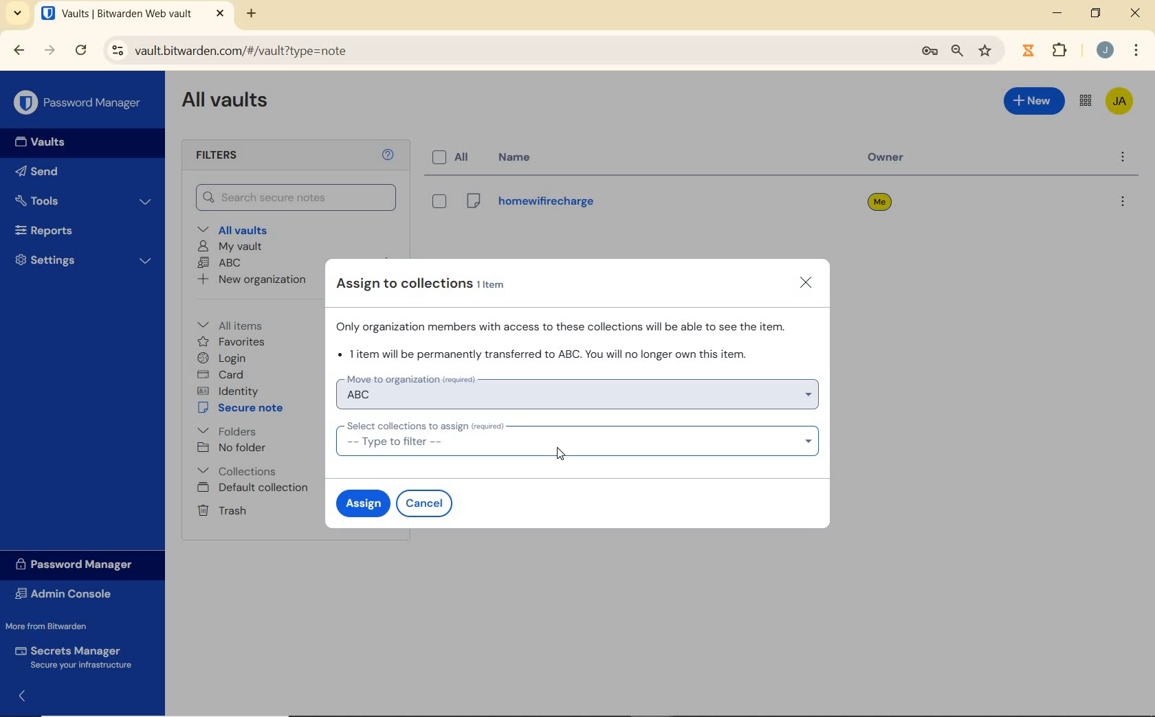 This screenshot has height=717, width=1155. Describe the element at coordinates (958, 52) in the screenshot. I see `zoom` at that location.